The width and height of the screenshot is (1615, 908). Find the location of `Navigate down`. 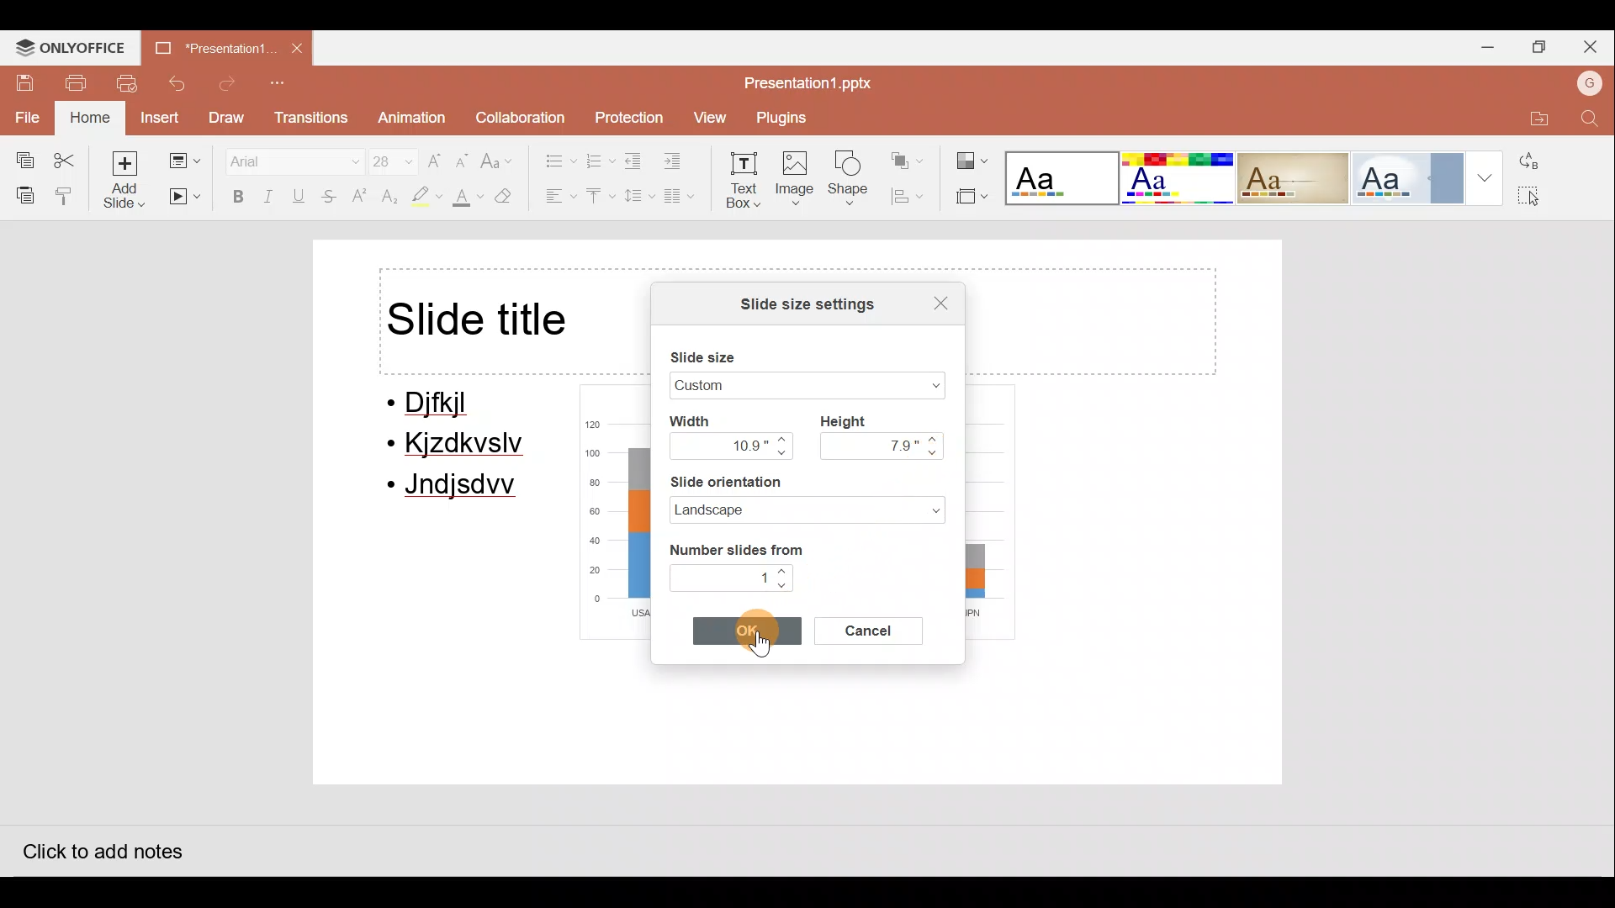

Navigate down is located at coordinates (782, 455).